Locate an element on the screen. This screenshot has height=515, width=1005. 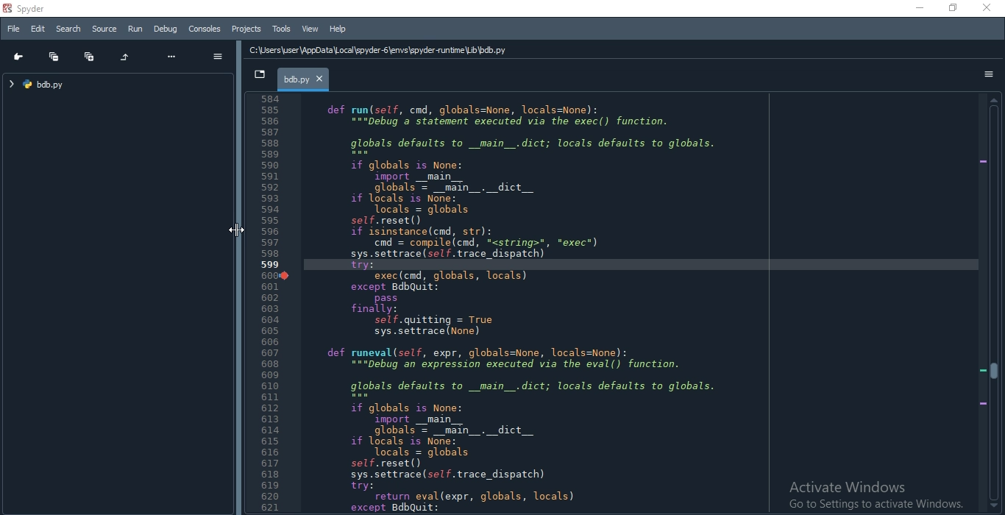
Edit is located at coordinates (39, 29).